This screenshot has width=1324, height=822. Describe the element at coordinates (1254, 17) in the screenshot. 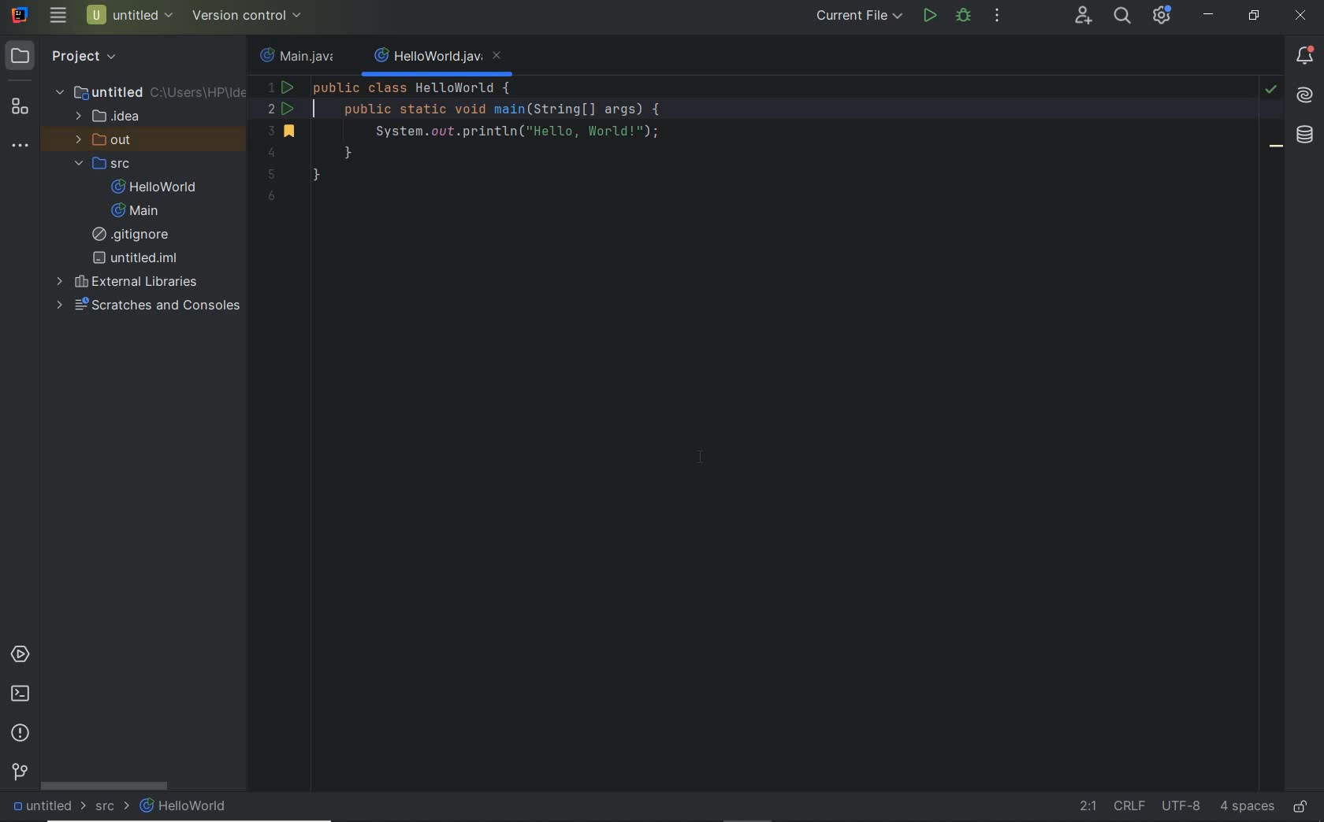

I see `restore down` at that location.